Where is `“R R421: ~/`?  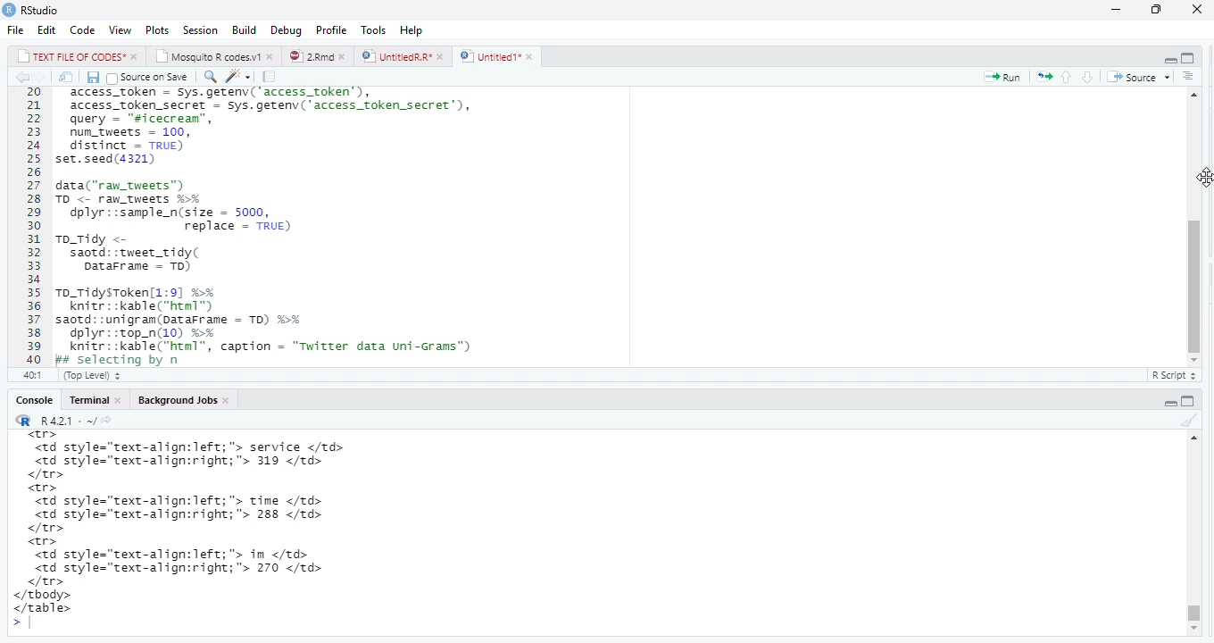
“R R421: ~/ is located at coordinates (71, 419).